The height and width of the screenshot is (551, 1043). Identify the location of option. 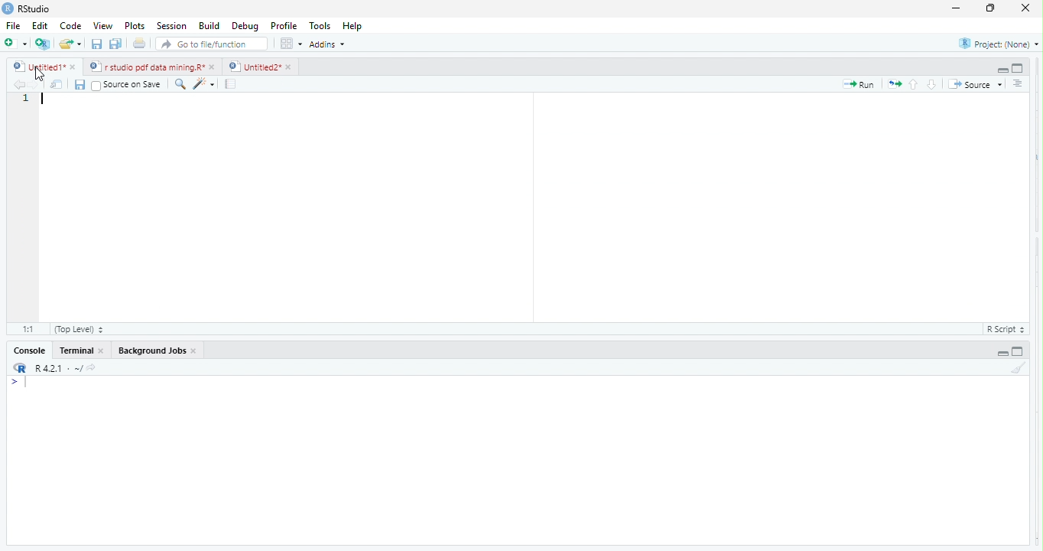
(291, 43).